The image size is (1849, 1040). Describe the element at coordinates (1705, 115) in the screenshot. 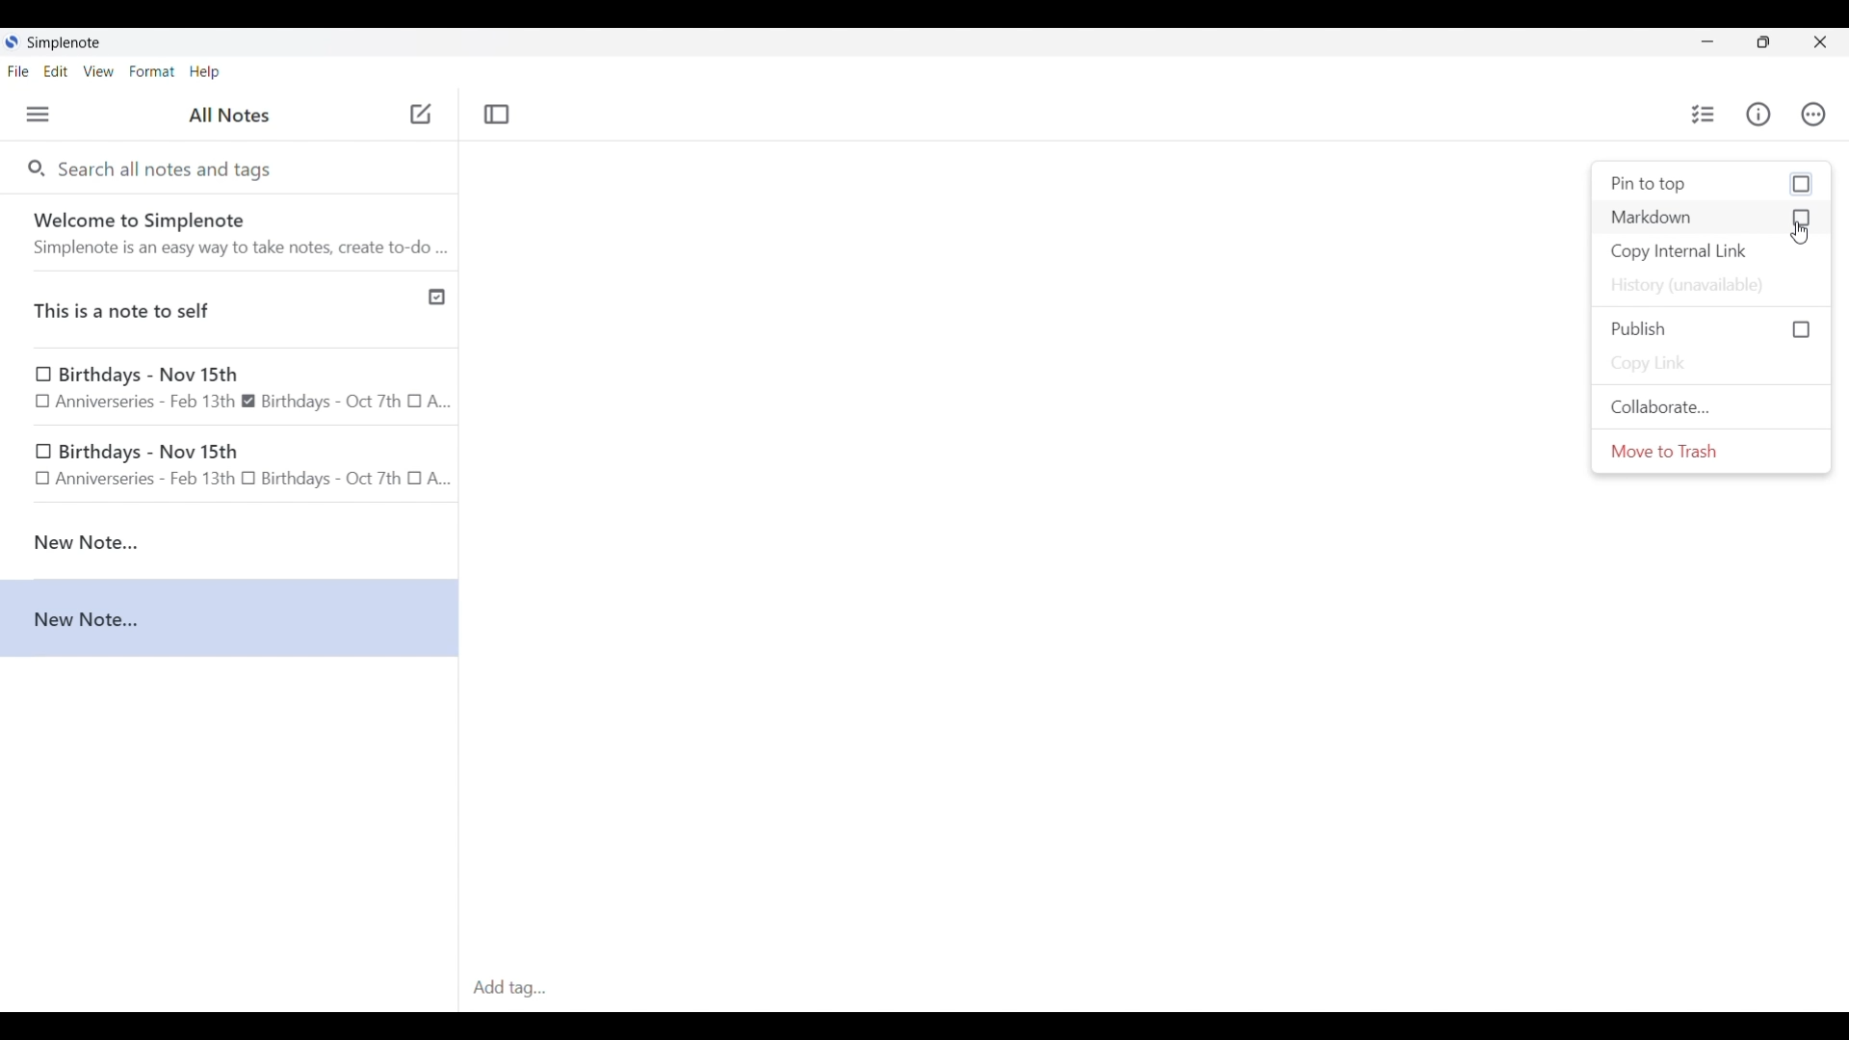

I see `Insert checklist` at that location.